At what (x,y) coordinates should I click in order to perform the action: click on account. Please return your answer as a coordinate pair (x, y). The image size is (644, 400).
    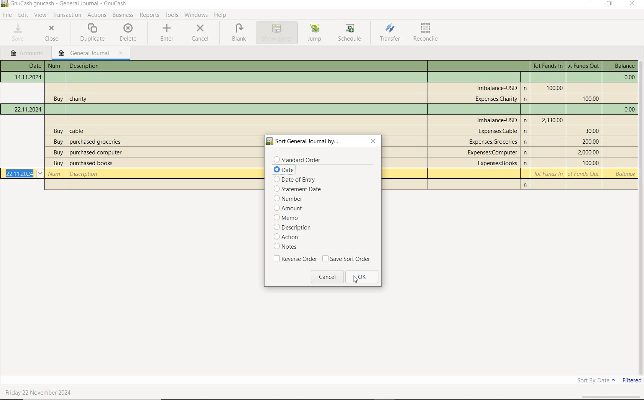
    Looking at the image, I should click on (496, 99).